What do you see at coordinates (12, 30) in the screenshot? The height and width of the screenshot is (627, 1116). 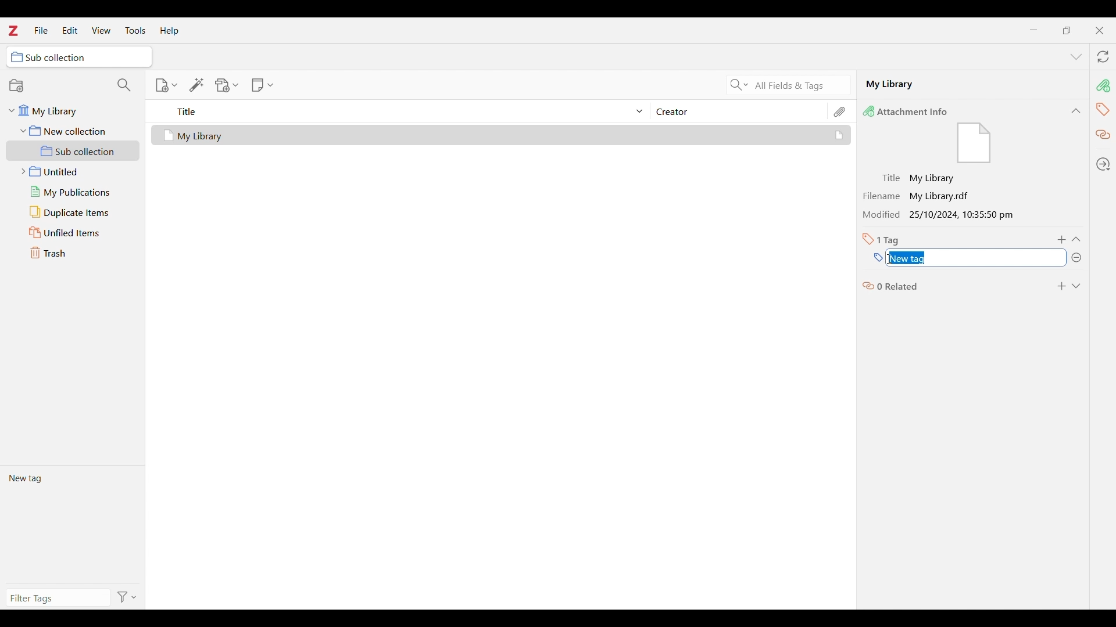 I see `Software logo` at bounding box center [12, 30].